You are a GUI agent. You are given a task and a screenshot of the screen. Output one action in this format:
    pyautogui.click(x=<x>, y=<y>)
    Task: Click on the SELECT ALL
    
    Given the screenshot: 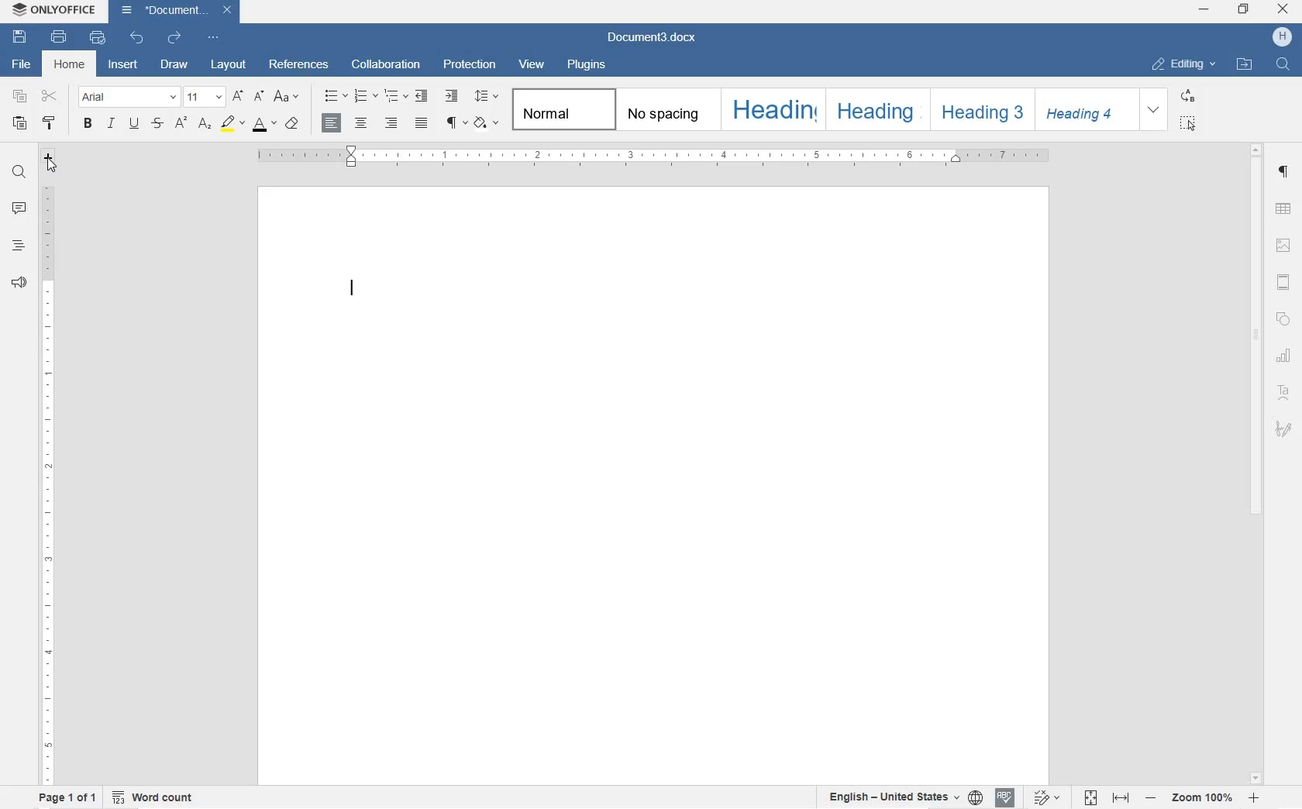 What is the action you would take?
    pyautogui.click(x=1186, y=123)
    